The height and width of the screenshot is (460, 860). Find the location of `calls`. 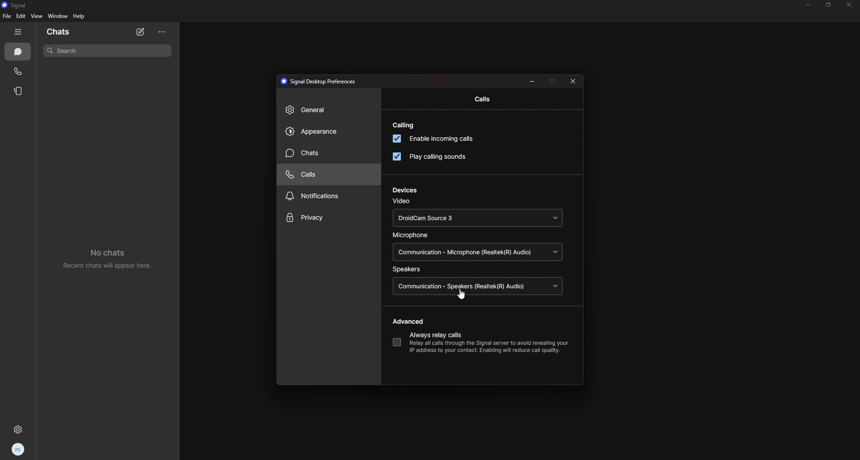

calls is located at coordinates (326, 175).